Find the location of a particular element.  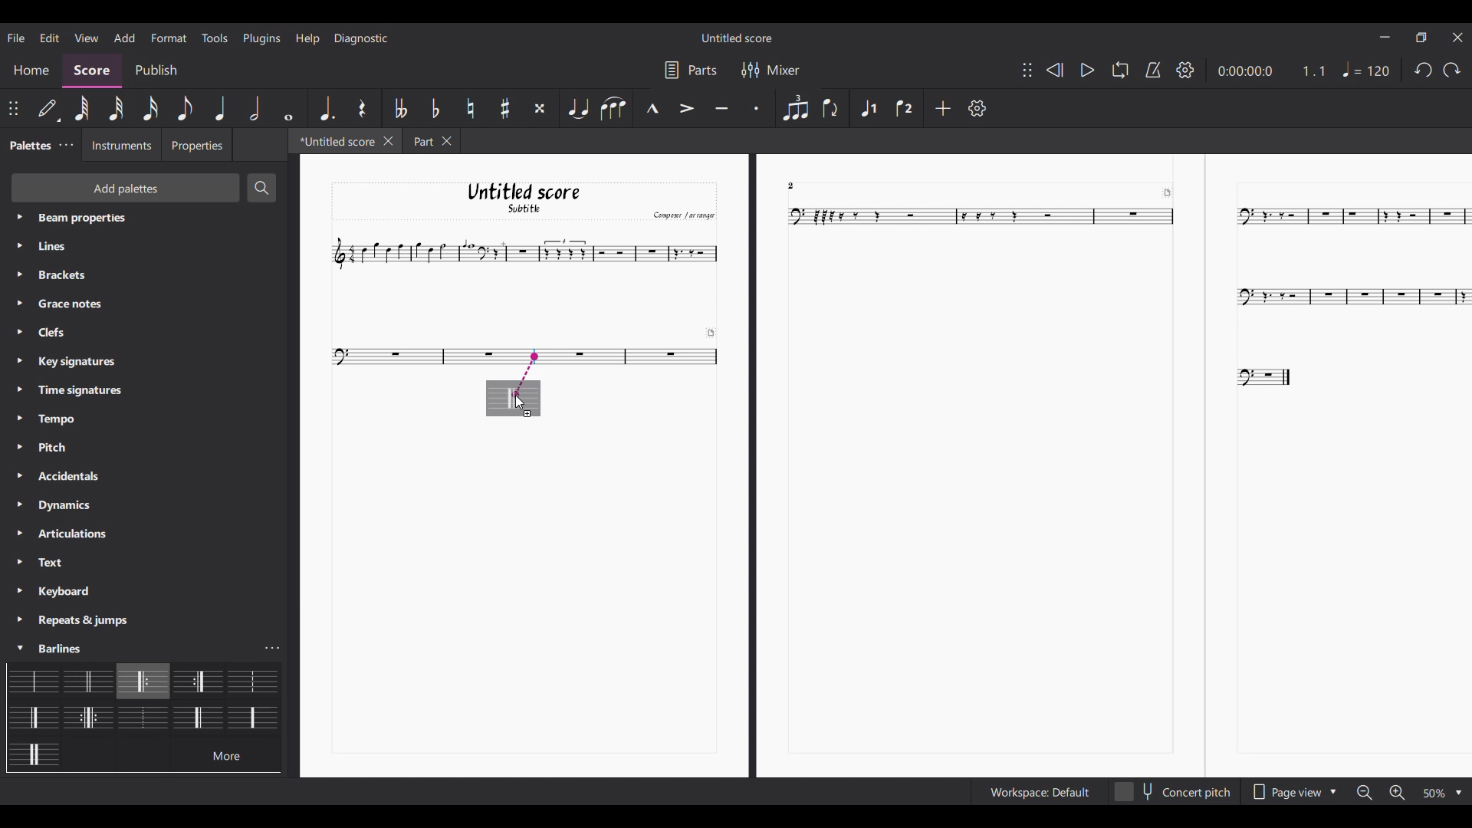

Slur is located at coordinates (613, 107).